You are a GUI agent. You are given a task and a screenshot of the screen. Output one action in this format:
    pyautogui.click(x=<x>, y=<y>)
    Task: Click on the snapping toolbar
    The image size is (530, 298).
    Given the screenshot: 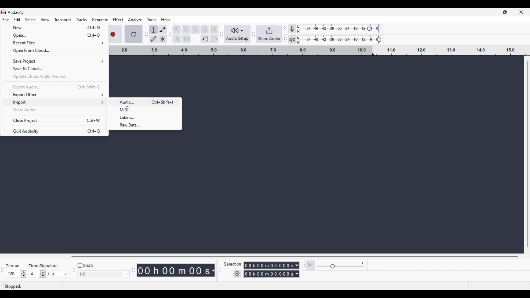 What is the action you would take?
    pyautogui.click(x=73, y=273)
    